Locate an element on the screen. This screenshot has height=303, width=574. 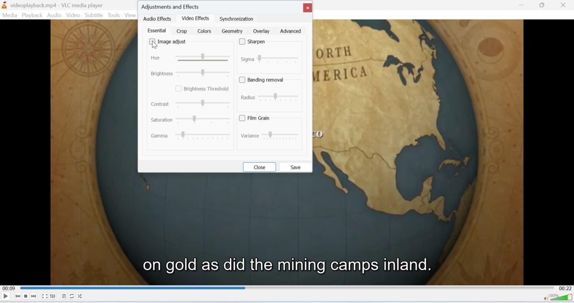
Seek forward is located at coordinates (34, 296).